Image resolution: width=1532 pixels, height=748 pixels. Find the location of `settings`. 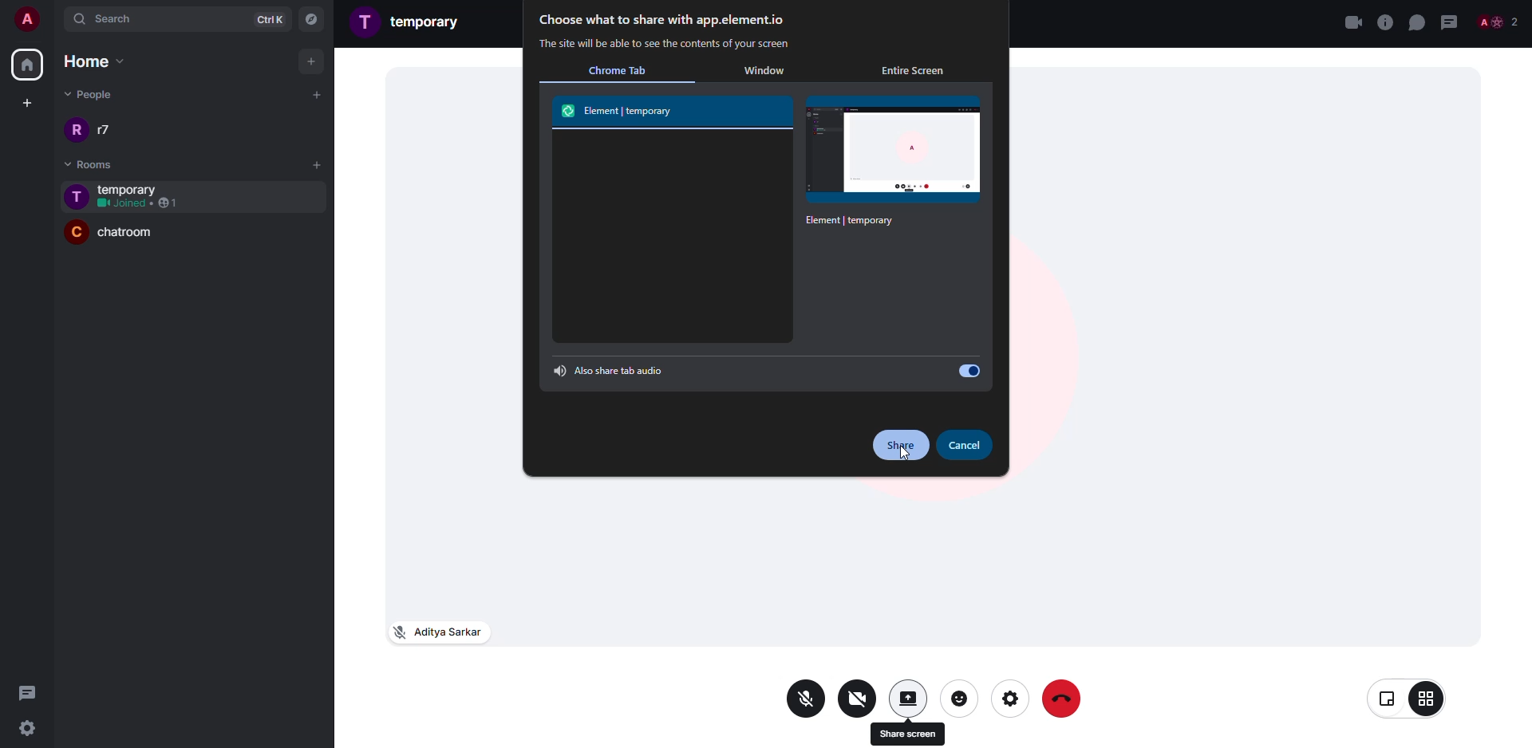

settings is located at coordinates (1009, 699).